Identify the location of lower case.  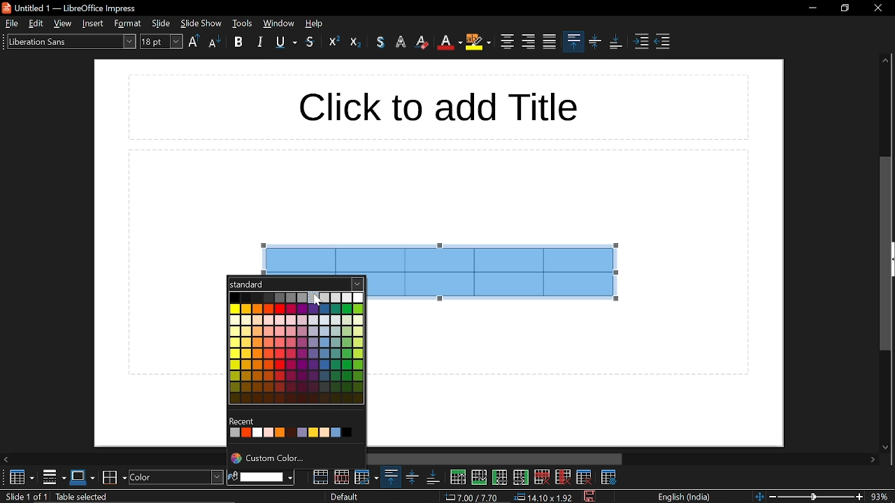
(216, 41).